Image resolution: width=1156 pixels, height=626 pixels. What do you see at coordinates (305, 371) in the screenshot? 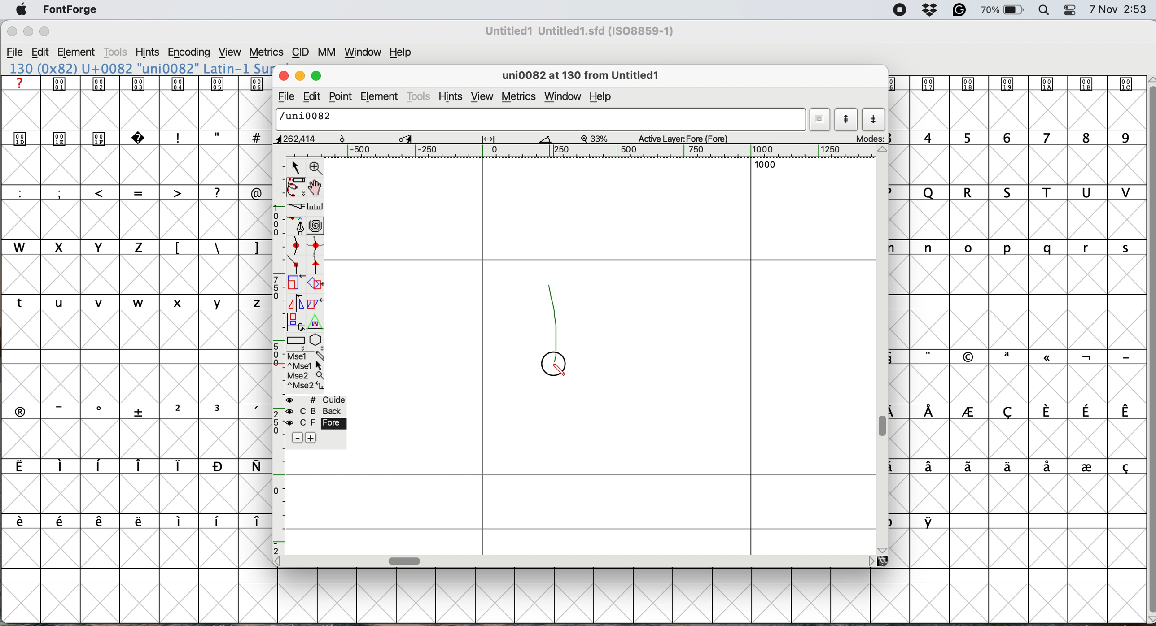
I see `more options` at bounding box center [305, 371].